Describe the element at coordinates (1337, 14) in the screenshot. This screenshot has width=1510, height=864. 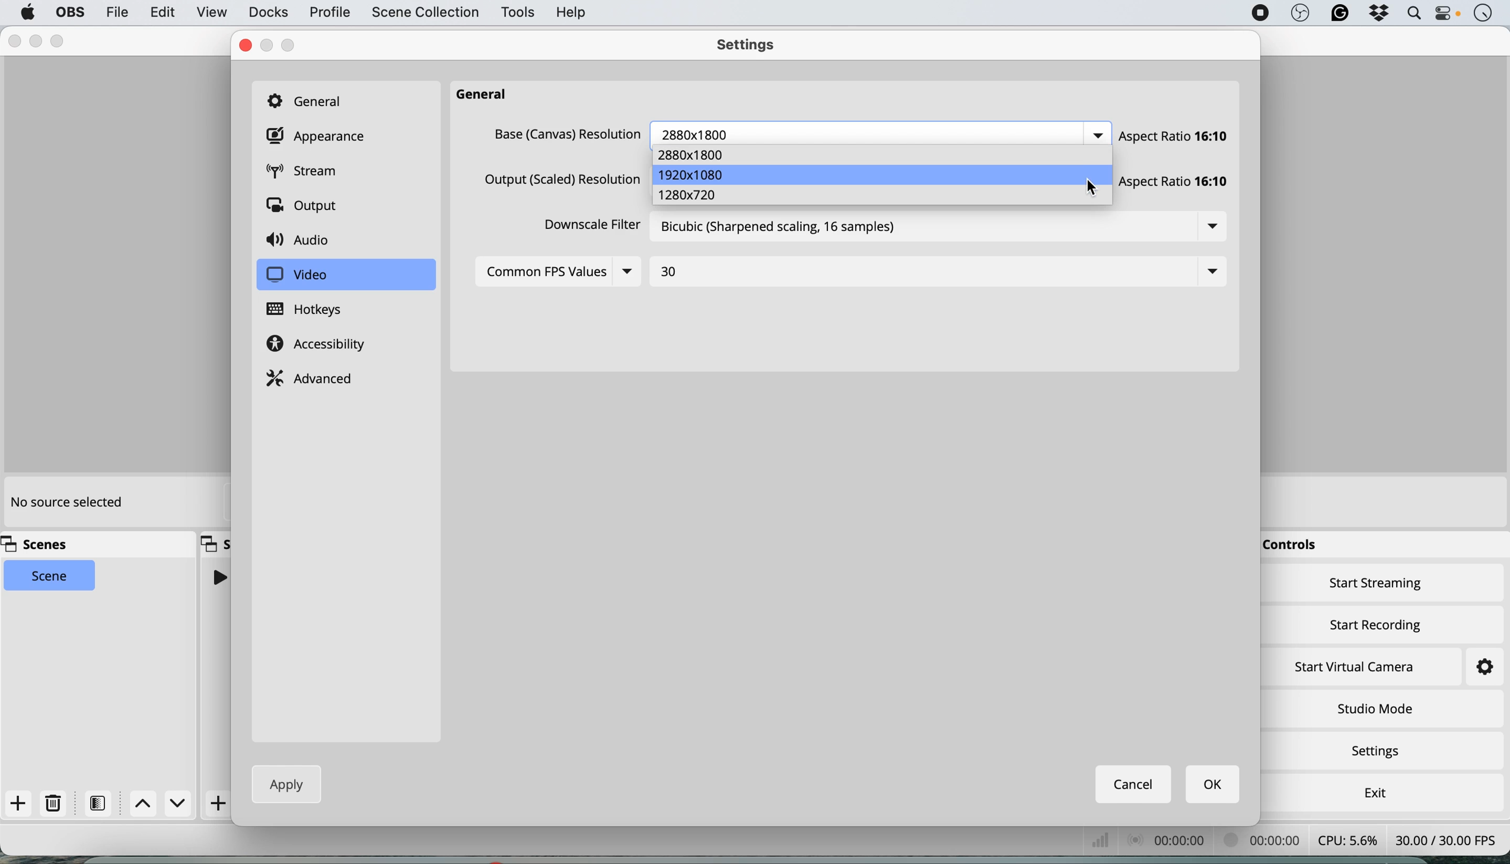
I see `grammarly` at that location.